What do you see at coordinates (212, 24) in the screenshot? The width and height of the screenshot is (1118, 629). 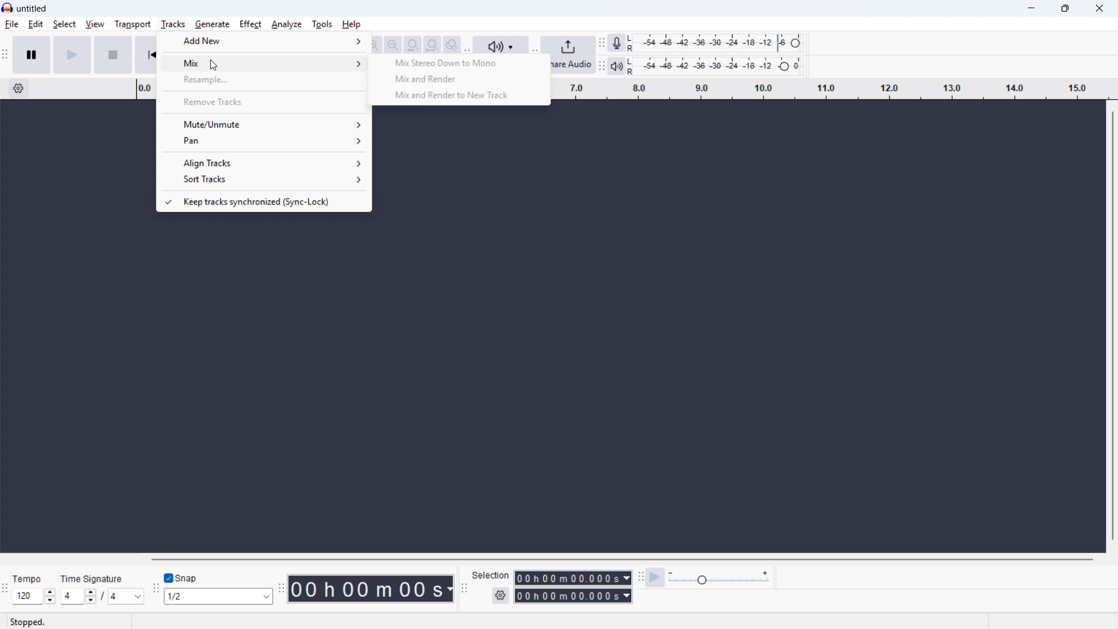 I see `Generate ` at bounding box center [212, 24].